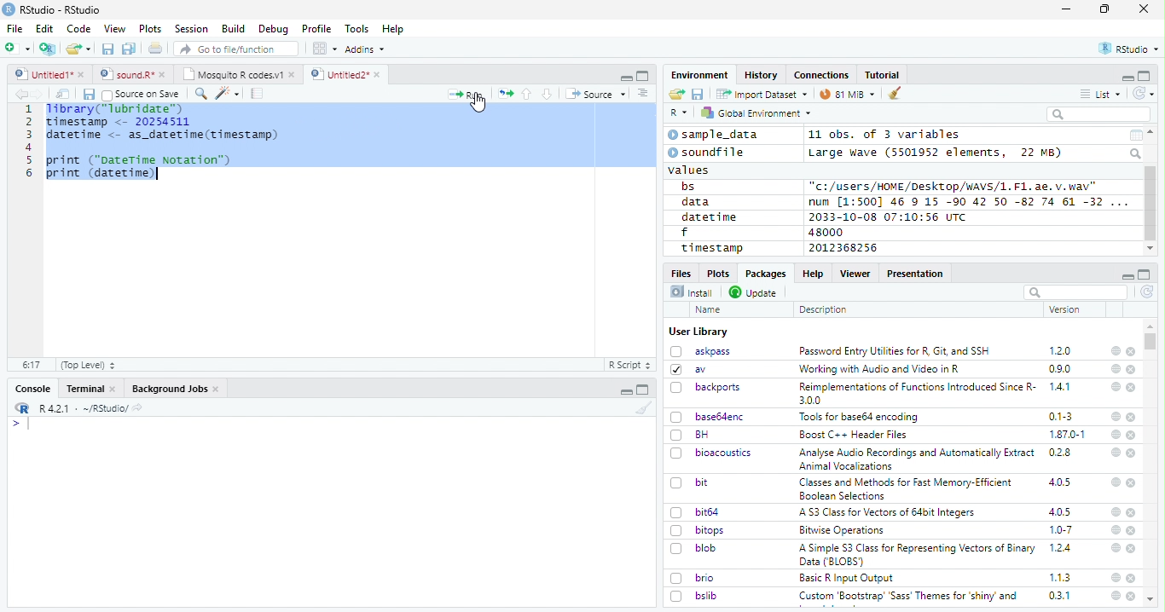  Describe the element at coordinates (1116, 577) in the screenshot. I see `help` at that location.